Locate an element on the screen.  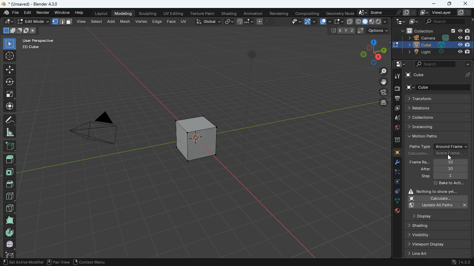
aim is located at coordinates (9, 55).